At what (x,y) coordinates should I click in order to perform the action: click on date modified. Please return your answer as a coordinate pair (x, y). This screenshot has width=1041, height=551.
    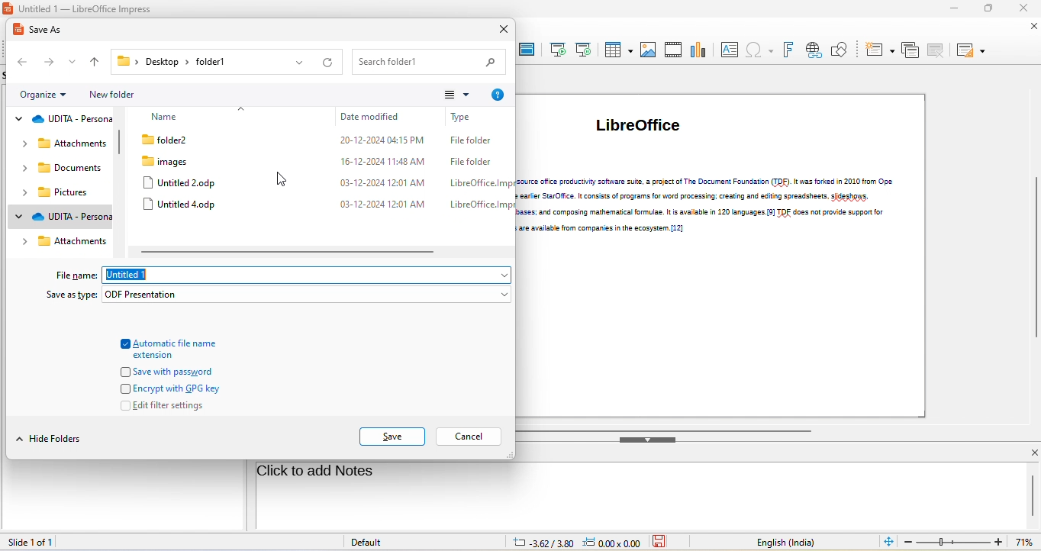
    Looking at the image, I should click on (376, 115).